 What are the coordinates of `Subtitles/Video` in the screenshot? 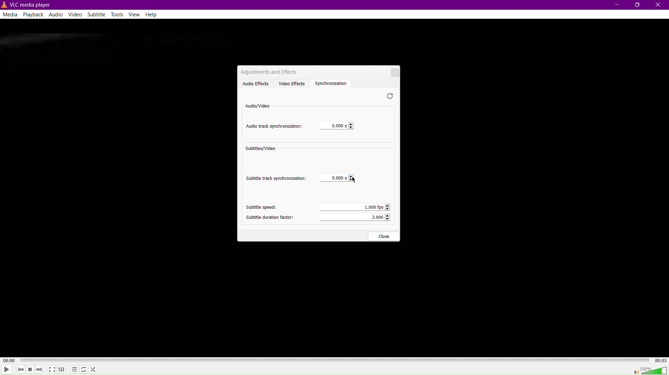 It's located at (262, 150).